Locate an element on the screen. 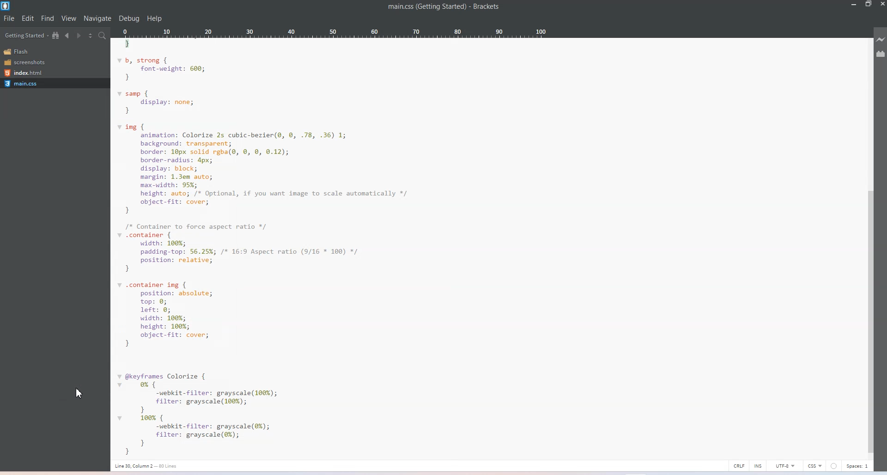 Image resolution: width=887 pixels, height=475 pixels. Navigate Forwards is located at coordinates (79, 35).